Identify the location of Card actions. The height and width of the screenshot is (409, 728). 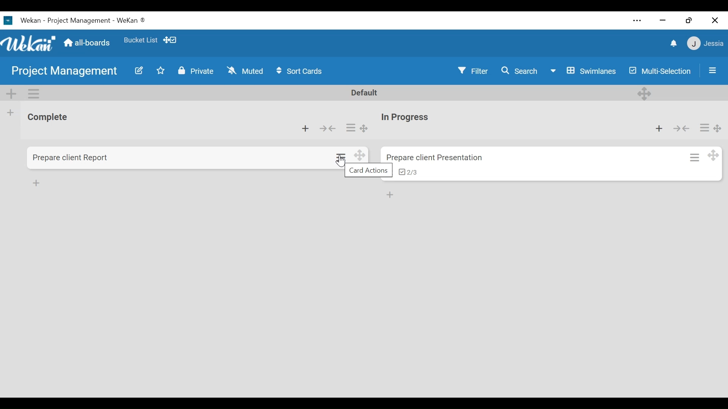
(694, 157).